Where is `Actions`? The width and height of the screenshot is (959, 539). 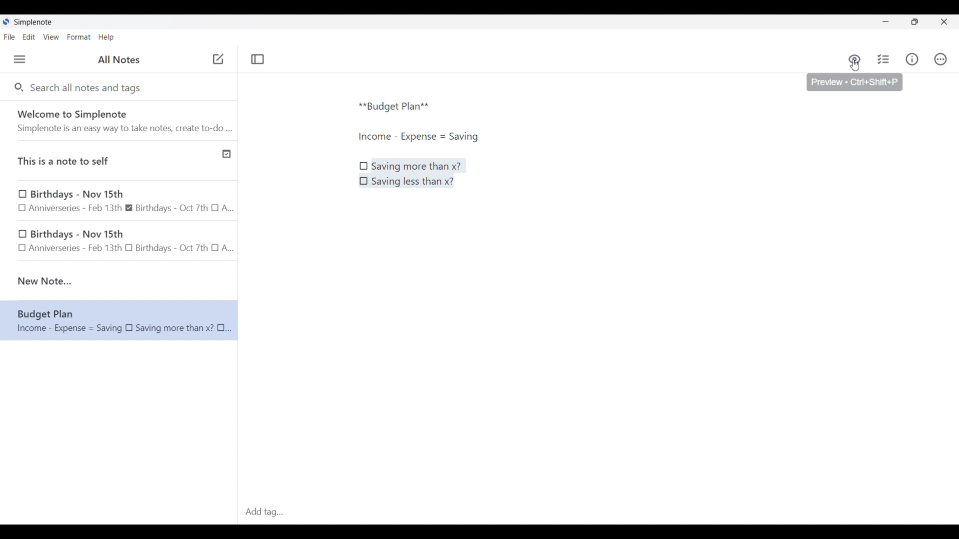 Actions is located at coordinates (940, 59).